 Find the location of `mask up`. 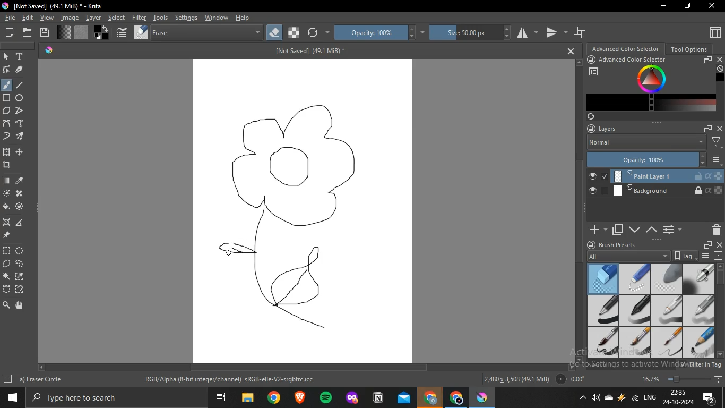

mask up is located at coordinates (652, 230).